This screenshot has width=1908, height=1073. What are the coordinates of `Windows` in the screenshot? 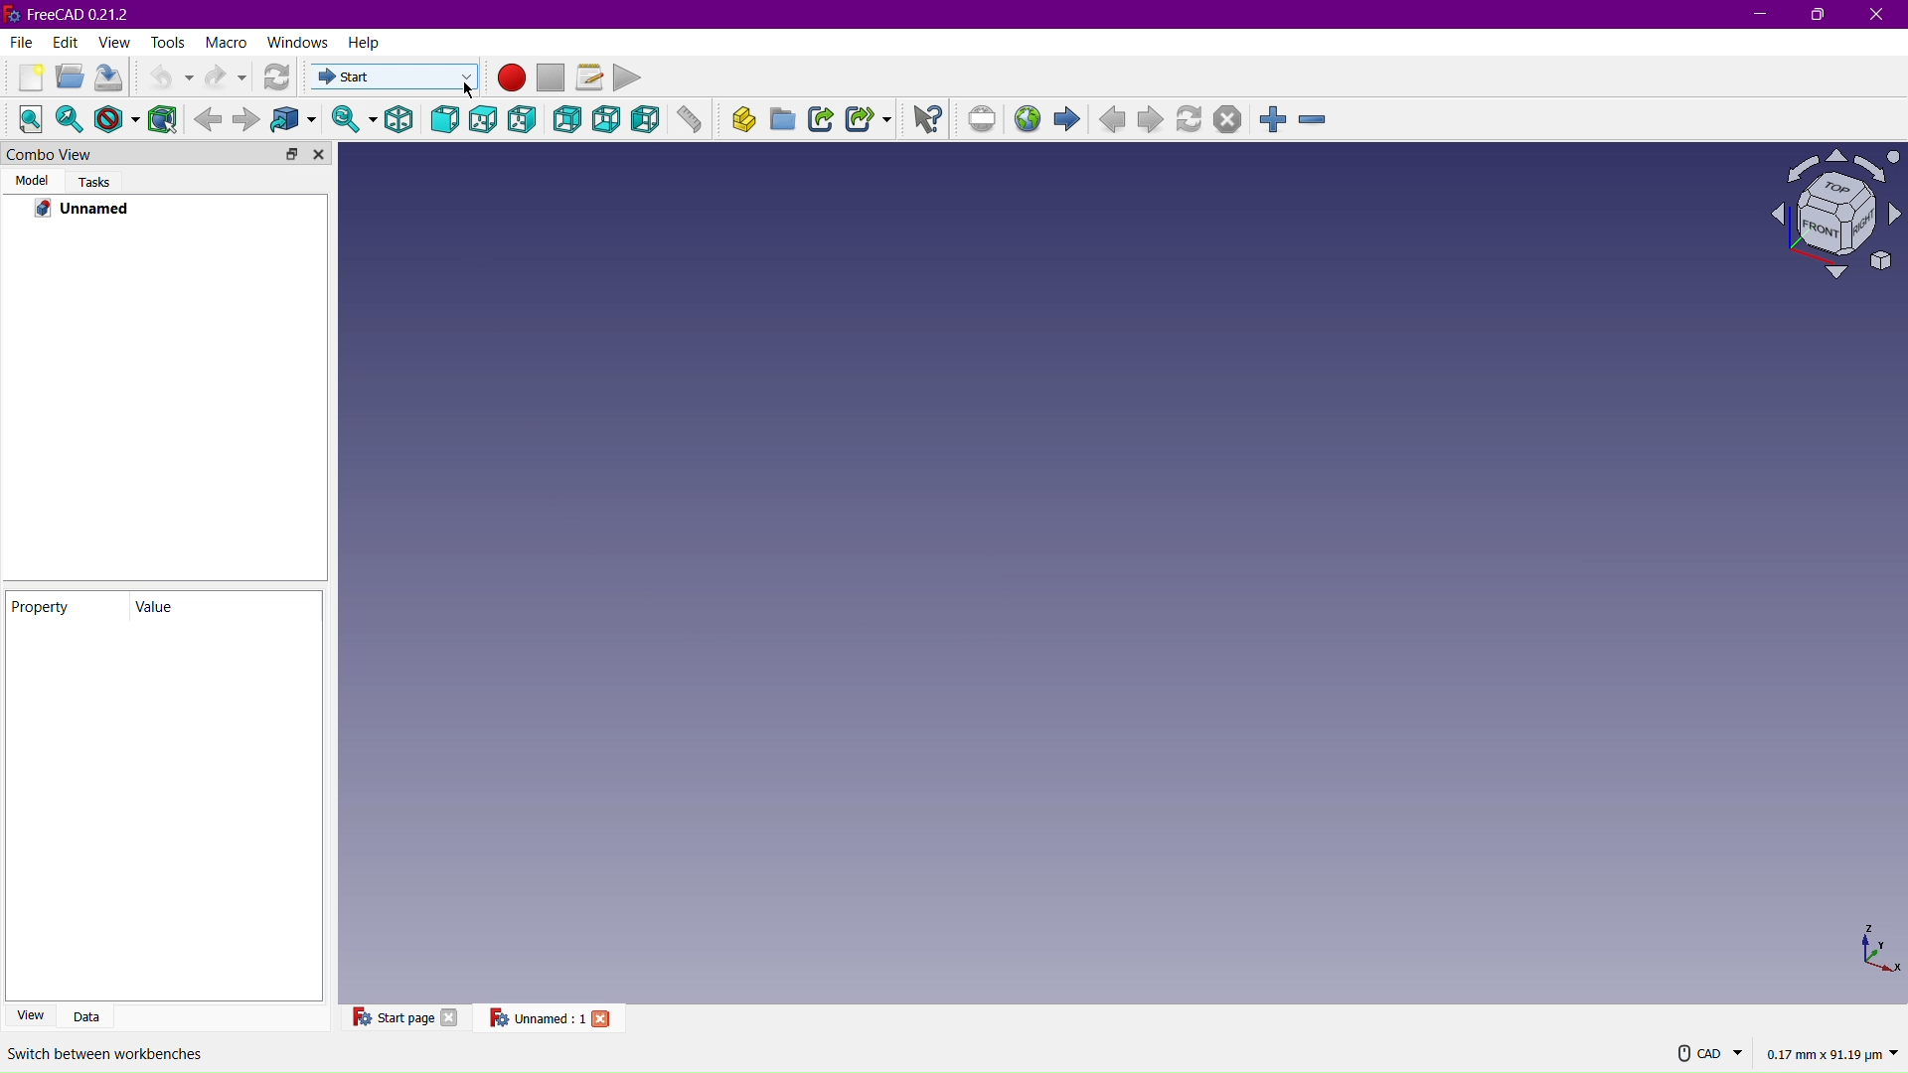 It's located at (297, 43).